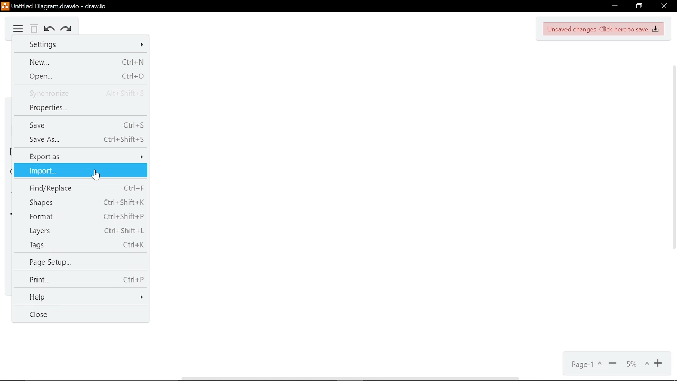  Describe the element at coordinates (83, 44) in the screenshot. I see `Settings` at that location.